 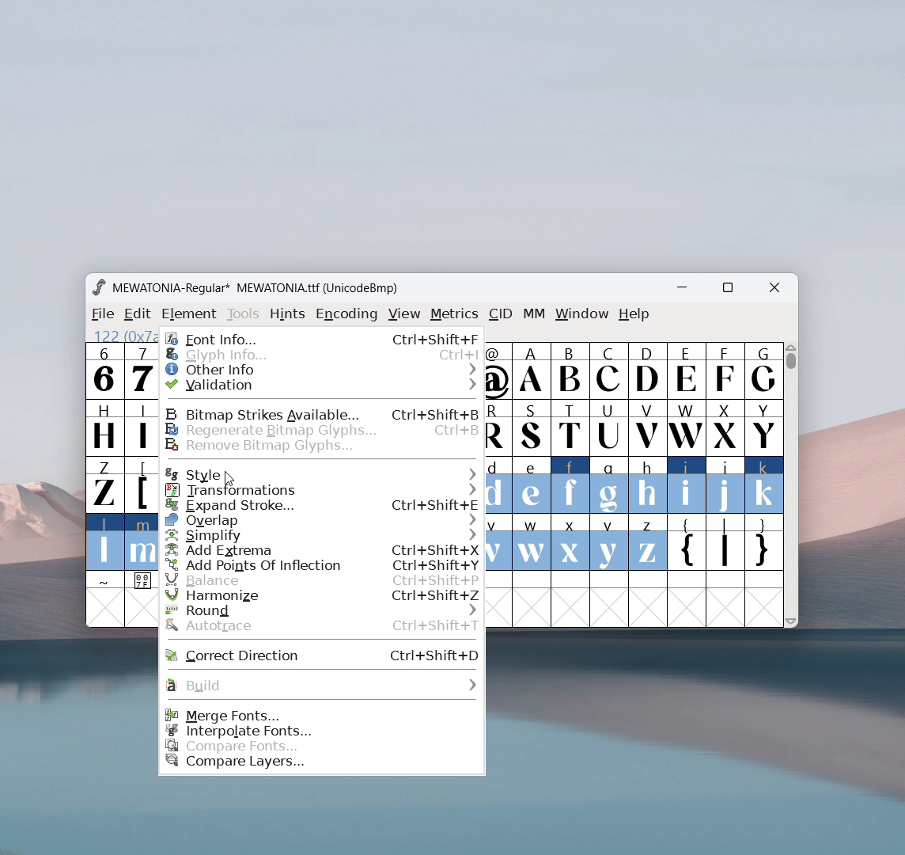 What do you see at coordinates (571, 484) in the screenshot?
I see `f` at bounding box center [571, 484].